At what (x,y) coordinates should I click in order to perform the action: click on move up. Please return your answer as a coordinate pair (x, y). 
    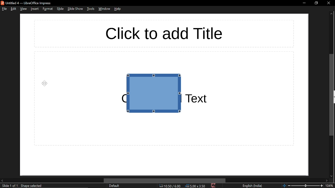
    Looking at the image, I should click on (331, 14).